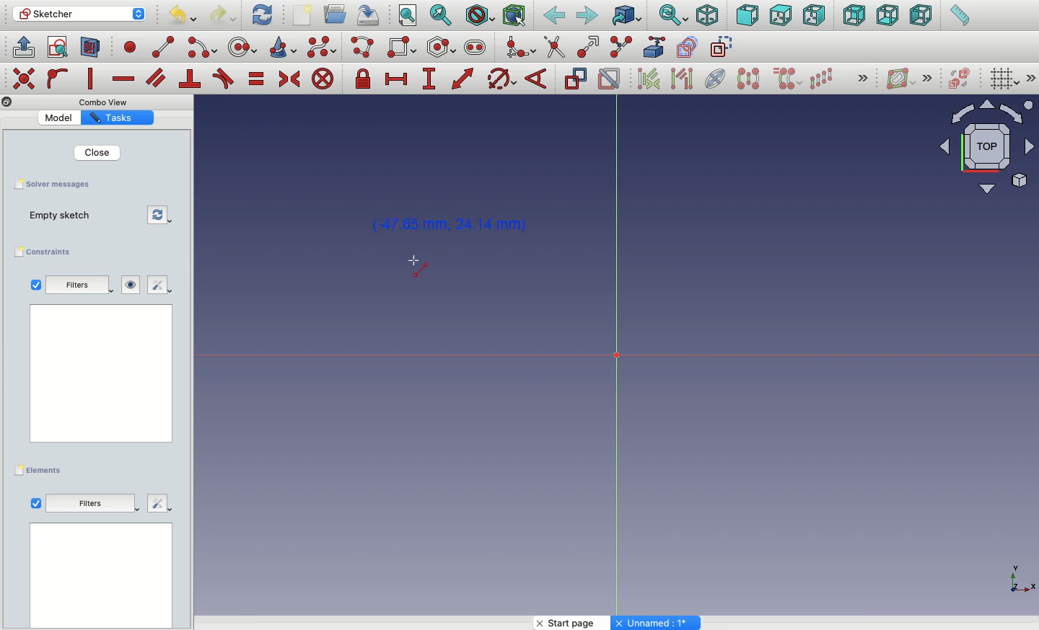 The width and height of the screenshot is (1039, 630). What do you see at coordinates (716, 78) in the screenshot?
I see `Internal geometry` at bounding box center [716, 78].